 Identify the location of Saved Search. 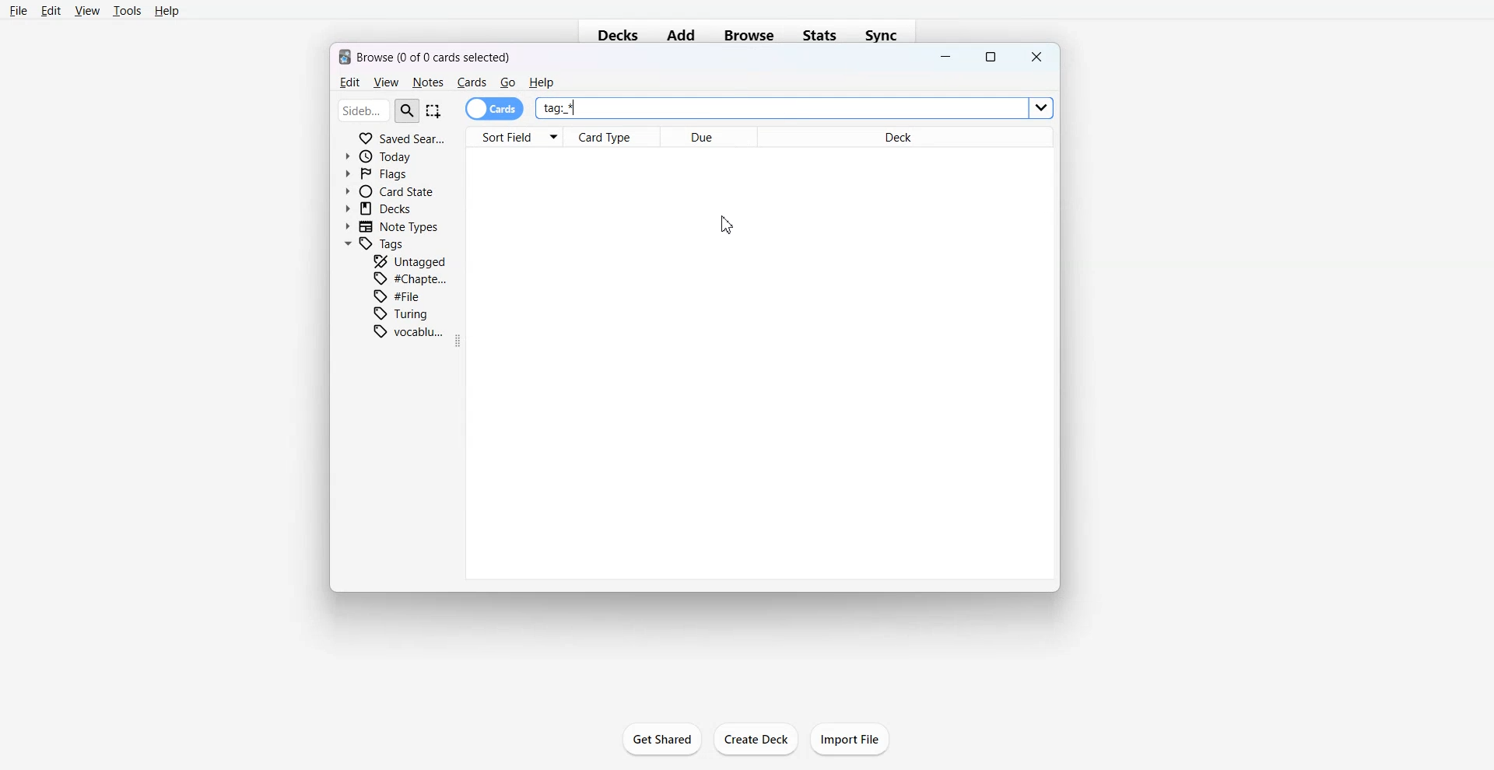
(402, 137).